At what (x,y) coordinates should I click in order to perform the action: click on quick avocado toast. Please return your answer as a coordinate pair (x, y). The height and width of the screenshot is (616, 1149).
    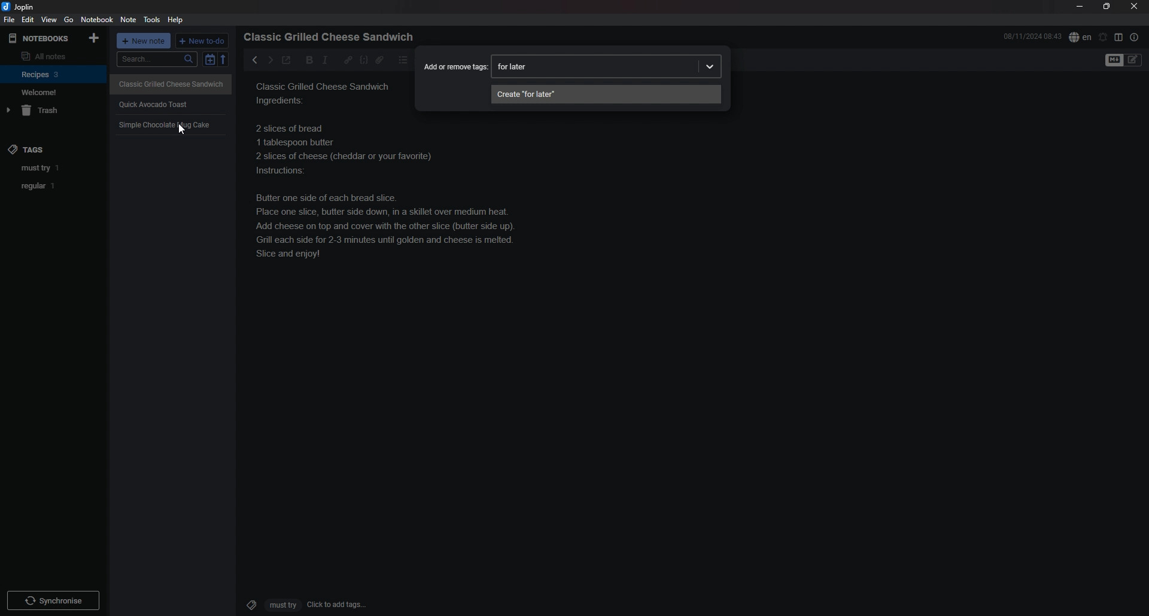
    Looking at the image, I should click on (160, 102).